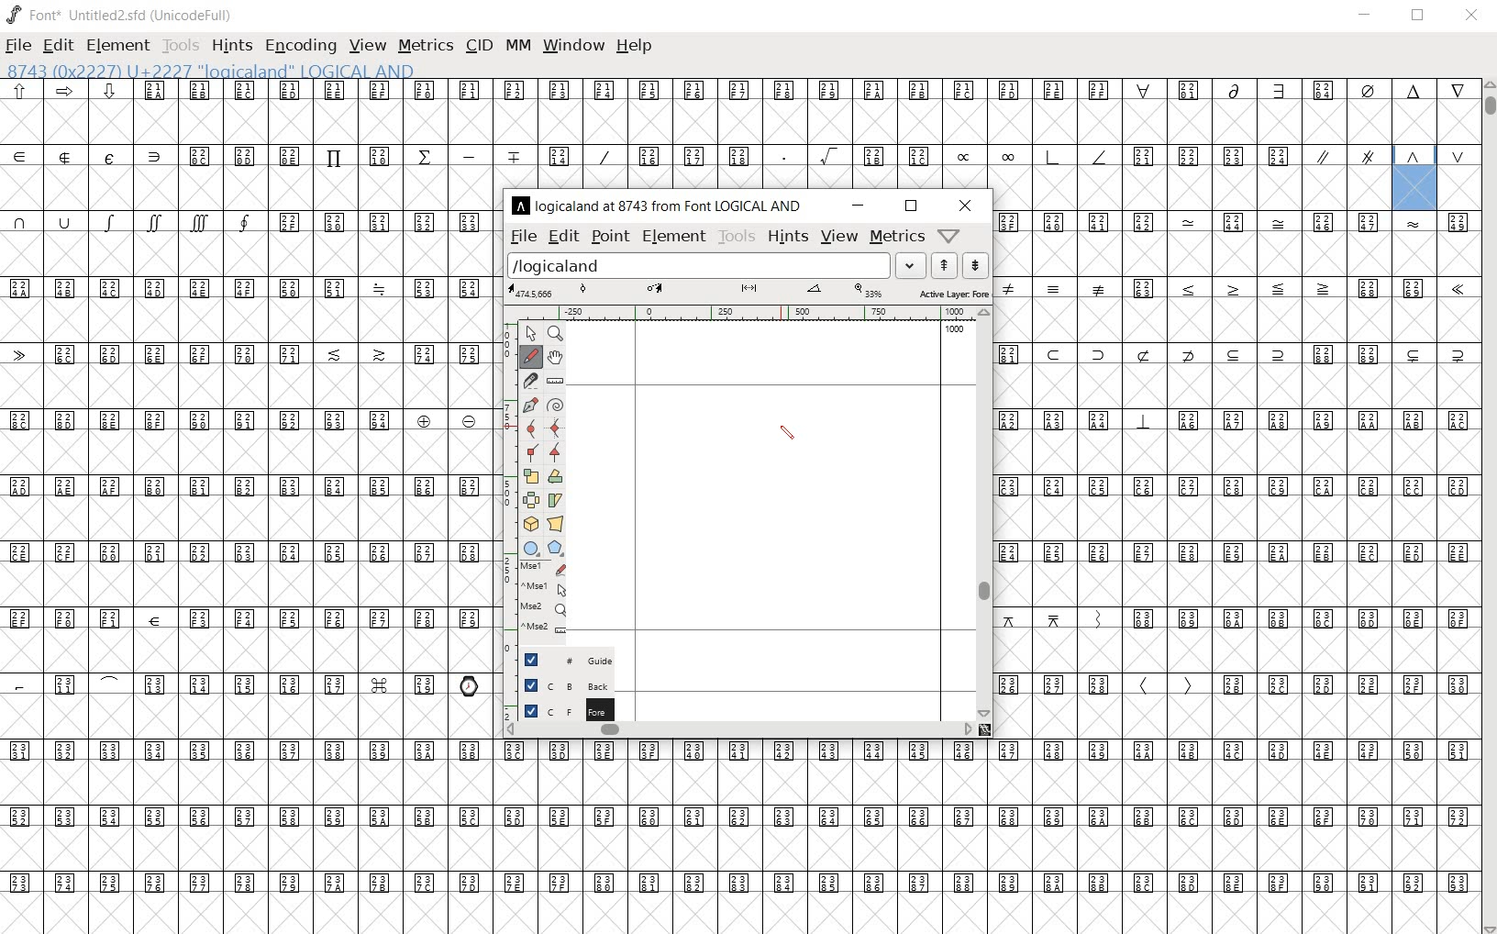  What do you see at coordinates (57, 45) in the screenshot?
I see `edit` at bounding box center [57, 45].